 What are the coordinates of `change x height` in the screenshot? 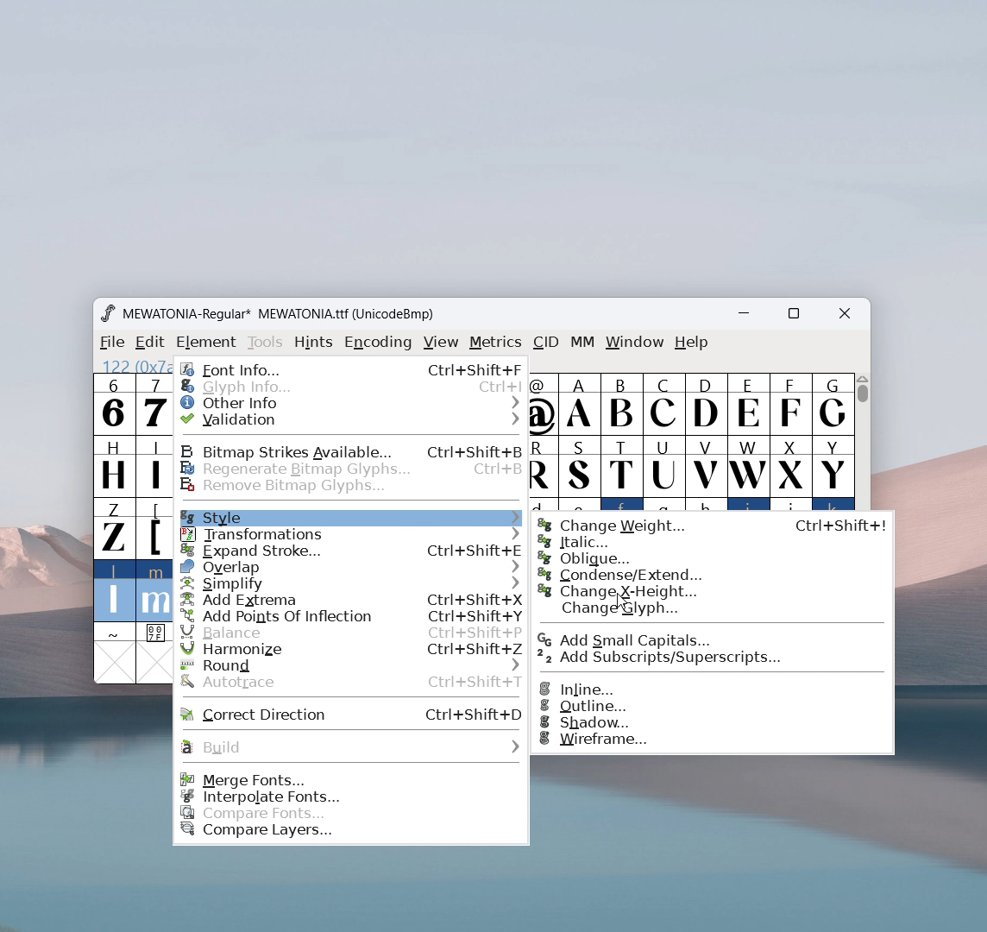 It's located at (714, 592).